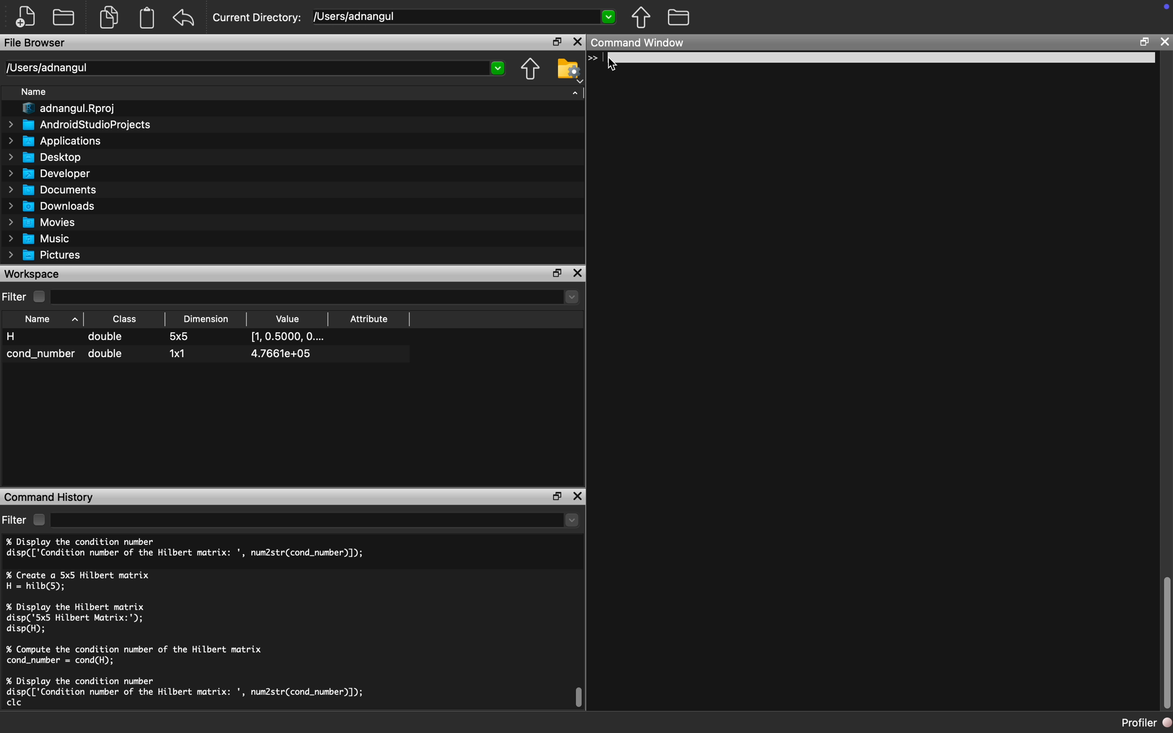 This screenshot has width=1173, height=733. Describe the element at coordinates (372, 319) in the screenshot. I see `Attribute` at that location.